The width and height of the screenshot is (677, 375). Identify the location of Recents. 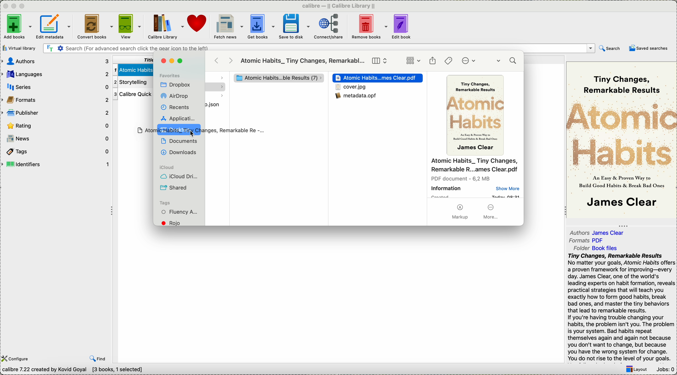
(175, 107).